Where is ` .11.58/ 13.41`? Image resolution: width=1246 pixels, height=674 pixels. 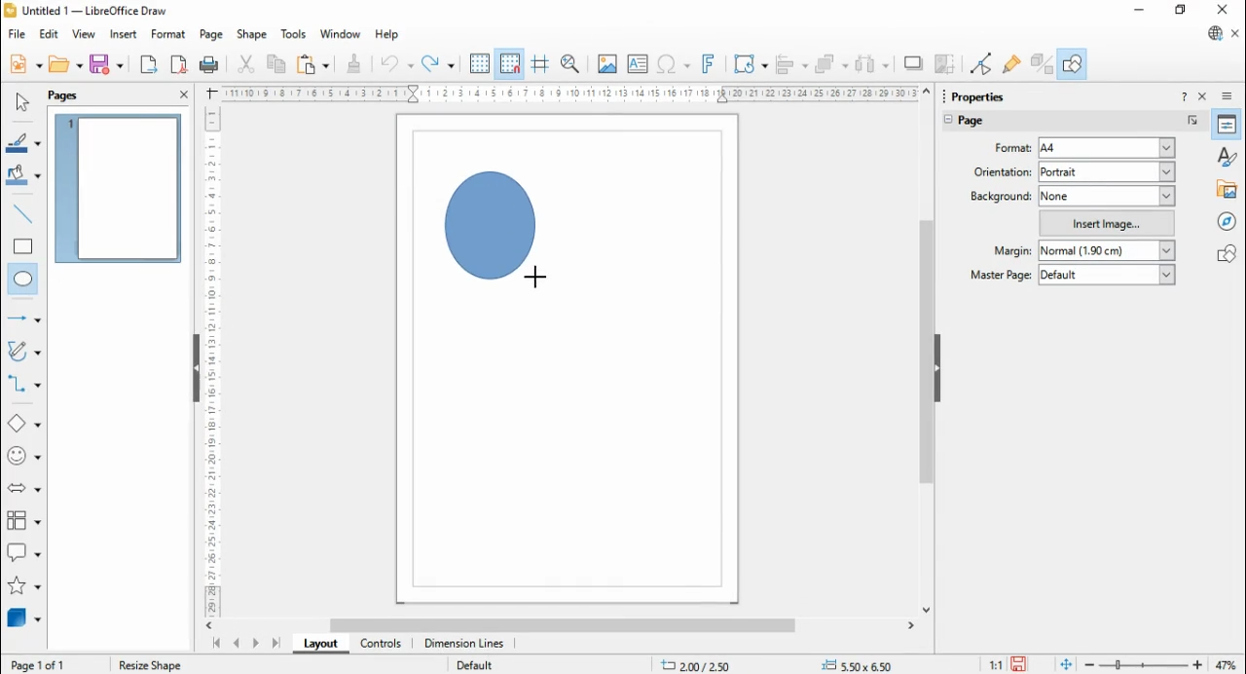  .11.58/ 13.41 is located at coordinates (700, 664).